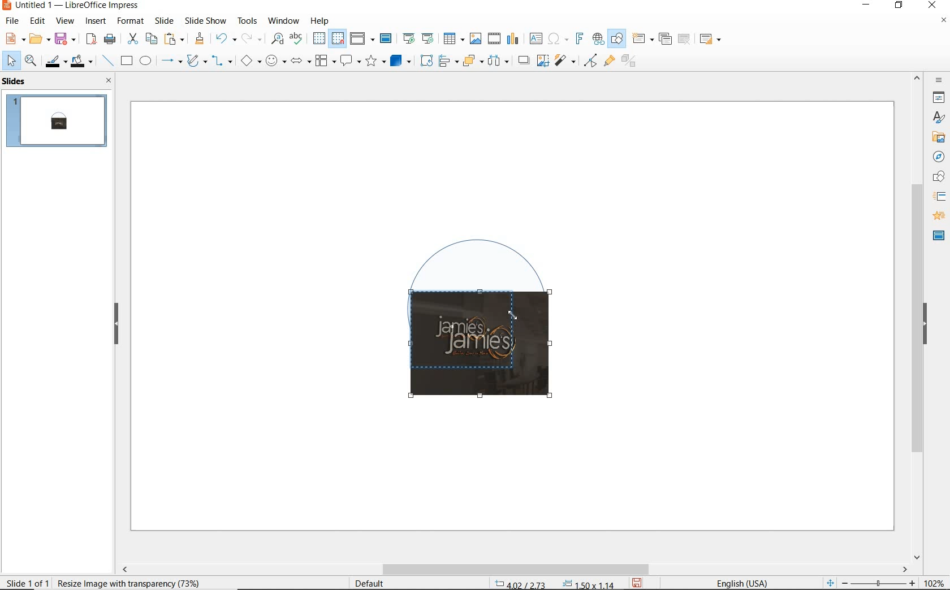 The width and height of the screenshot is (950, 590). I want to click on close document, so click(943, 23).